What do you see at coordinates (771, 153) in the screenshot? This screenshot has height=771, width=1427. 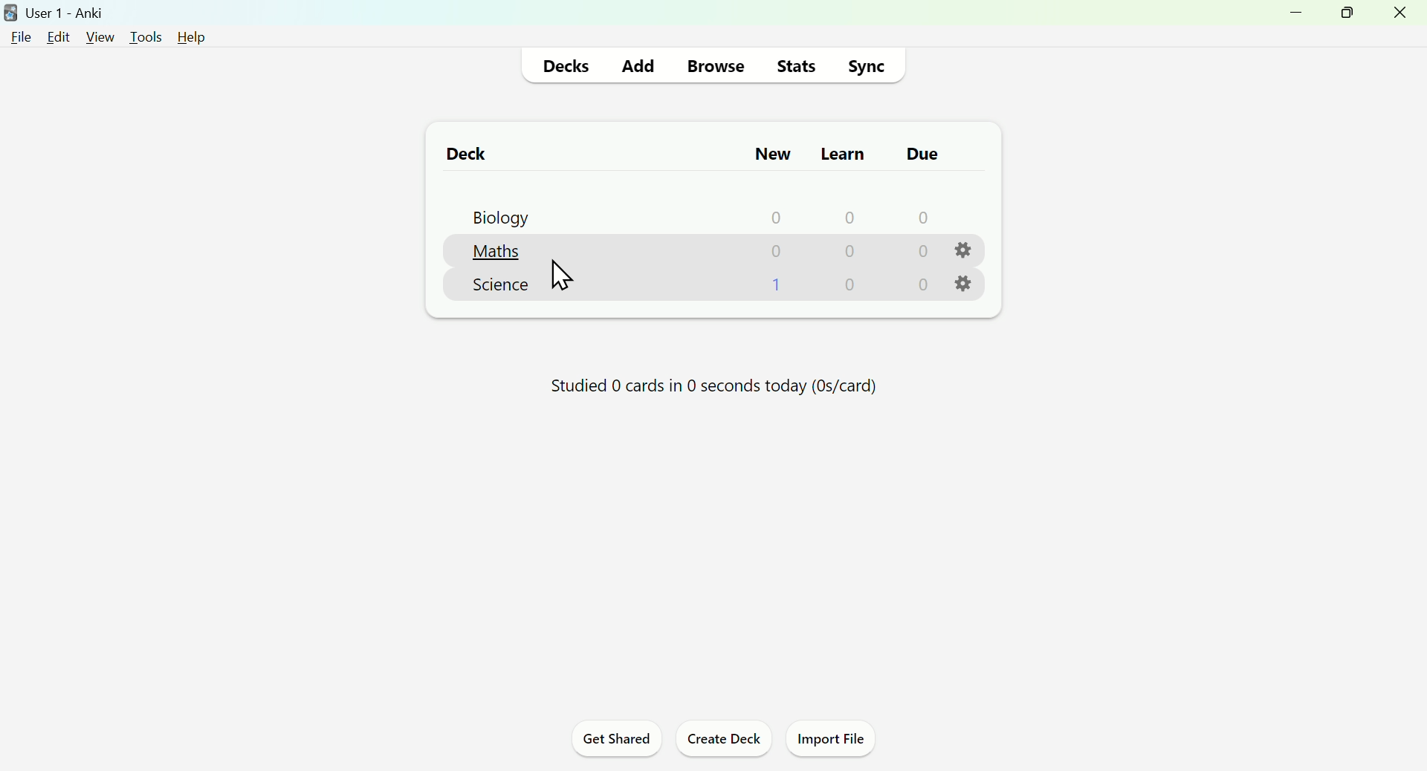 I see `New` at bounding box center [771, 153].